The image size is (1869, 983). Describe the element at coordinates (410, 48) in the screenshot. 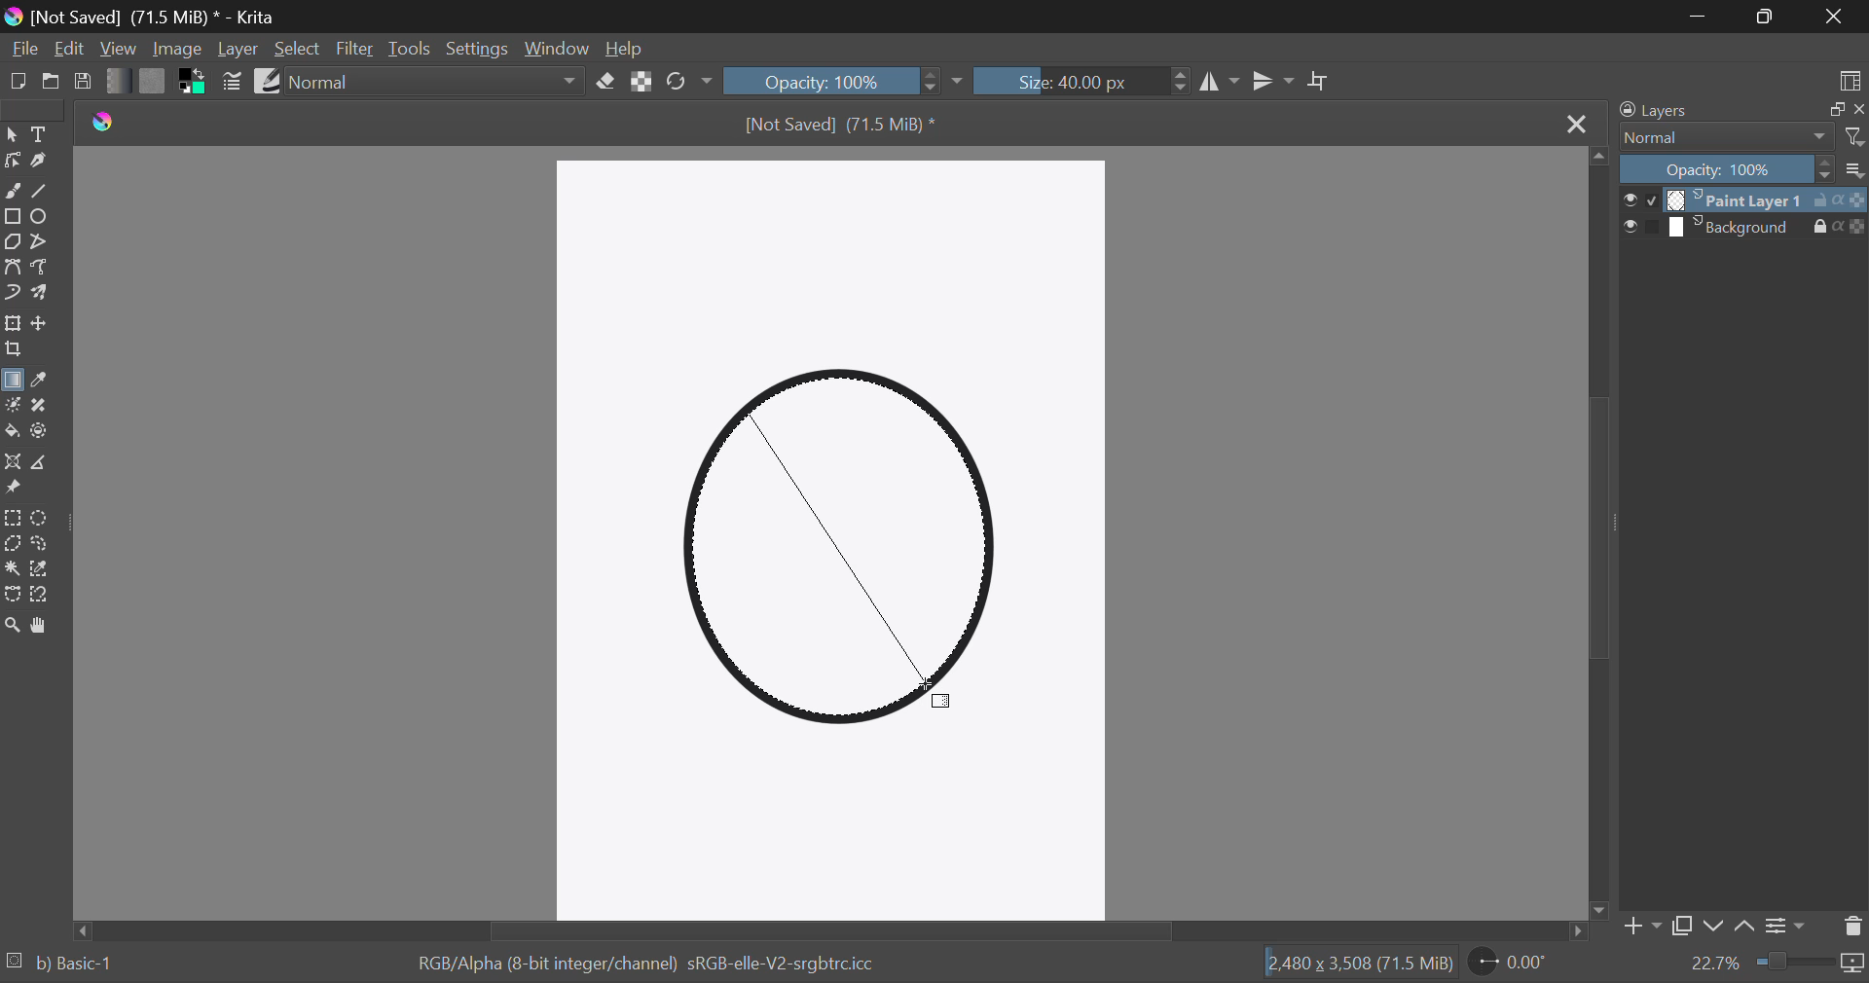

I see `Tools` at that location.